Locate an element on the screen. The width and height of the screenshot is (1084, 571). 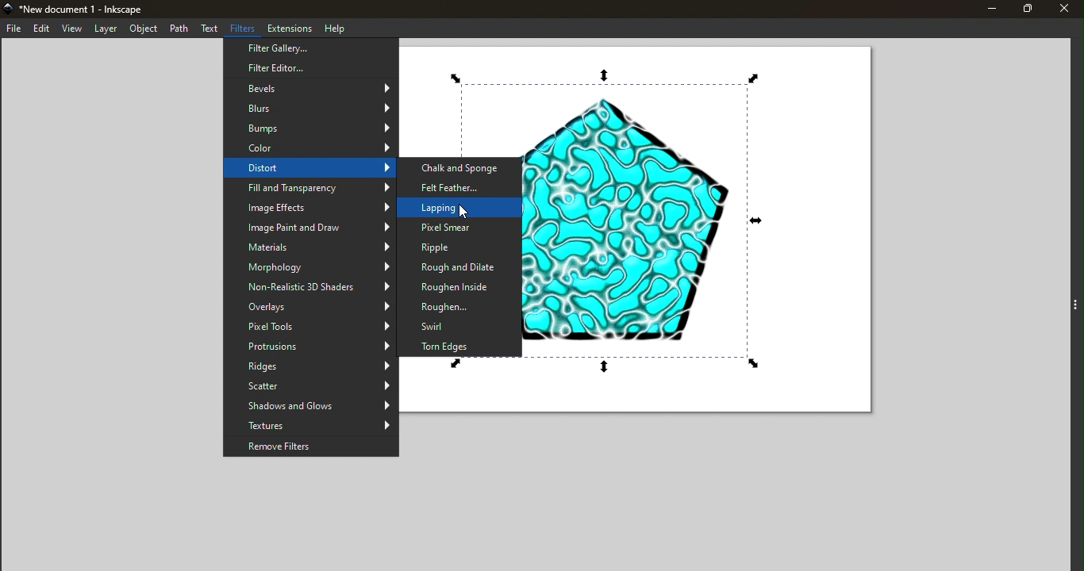
New document 1 - Inkscape is located at coordinates (92, 8).